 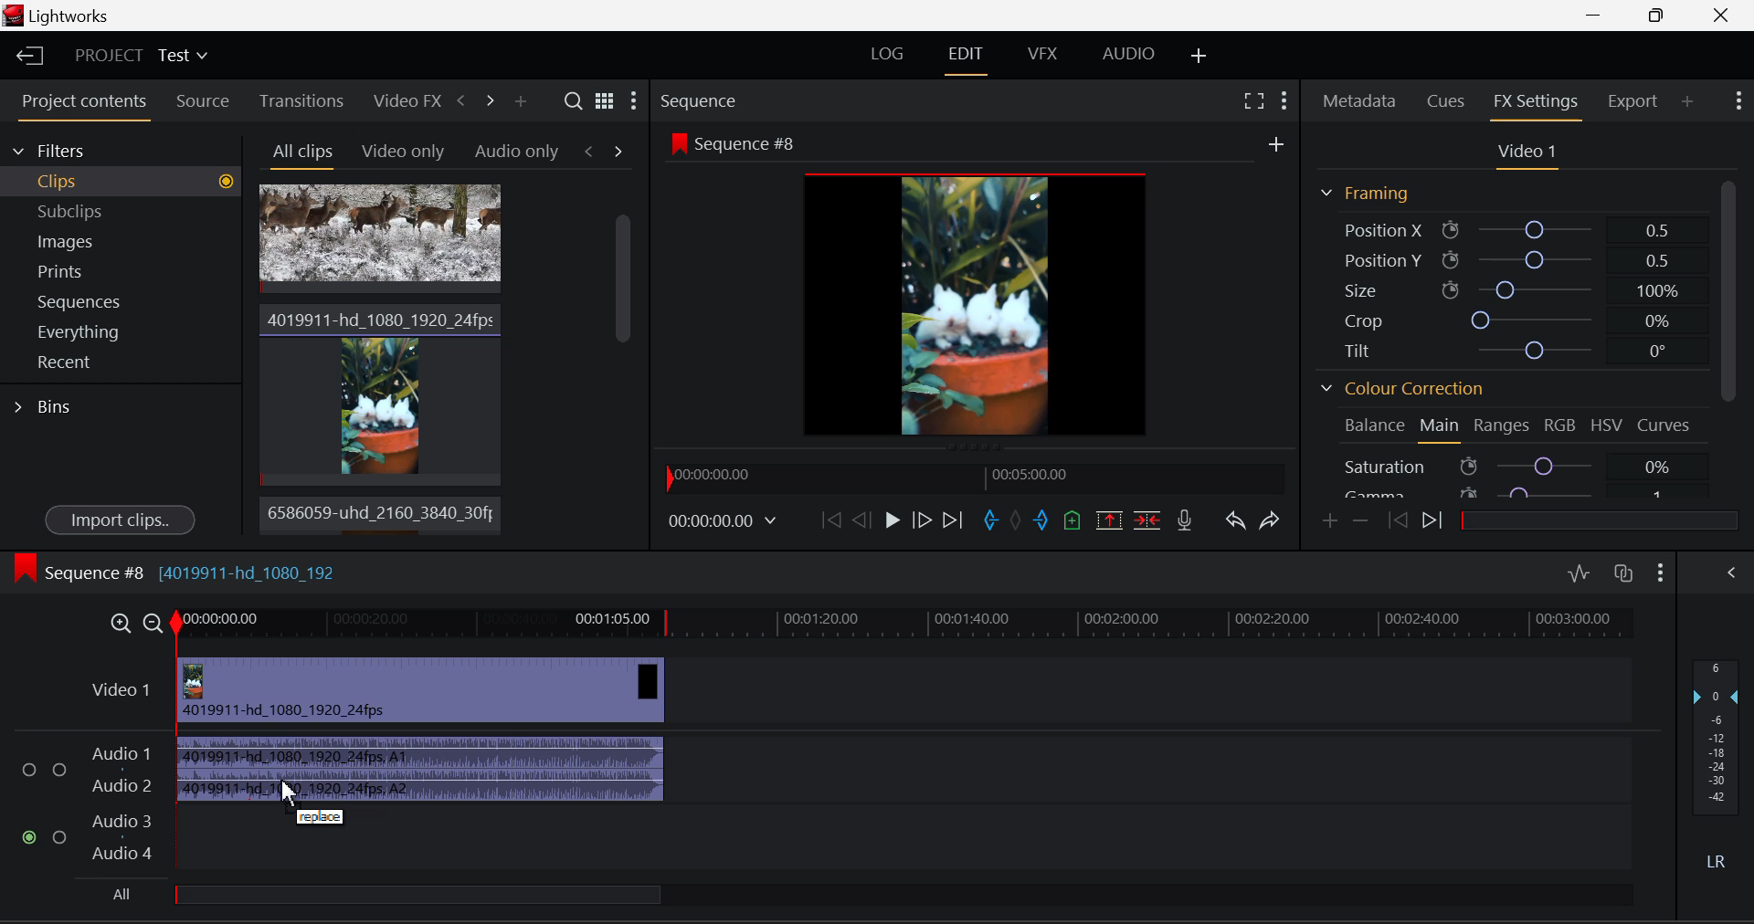 What do you see at coordinates (1252, 100) in the screenshot?
I see `Full Screen` at bounding box center [1252, 100].